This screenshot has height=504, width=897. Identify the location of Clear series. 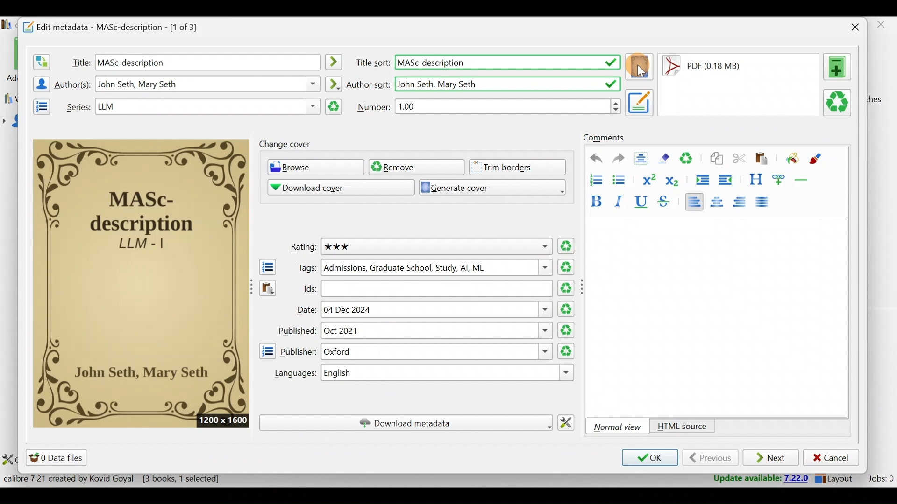
(334, 107).